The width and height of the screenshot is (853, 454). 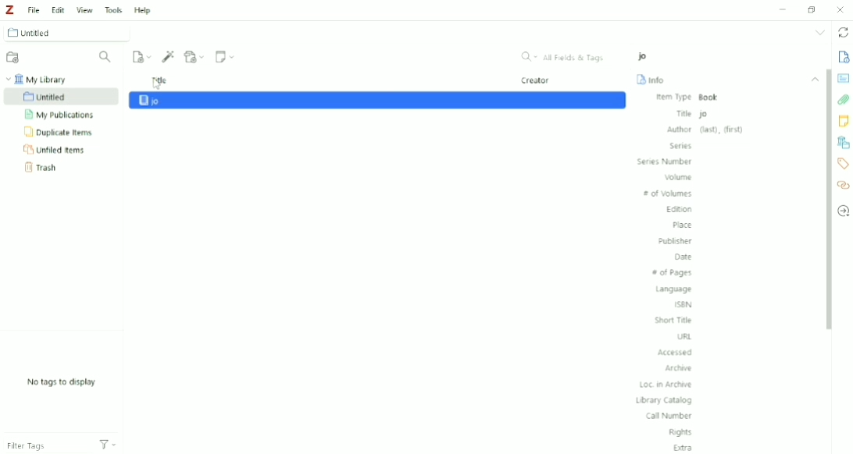 What do you see at coordinates (672, 273) in the screenshot?
I see `# of Pages` at bounding box center [672, 273].